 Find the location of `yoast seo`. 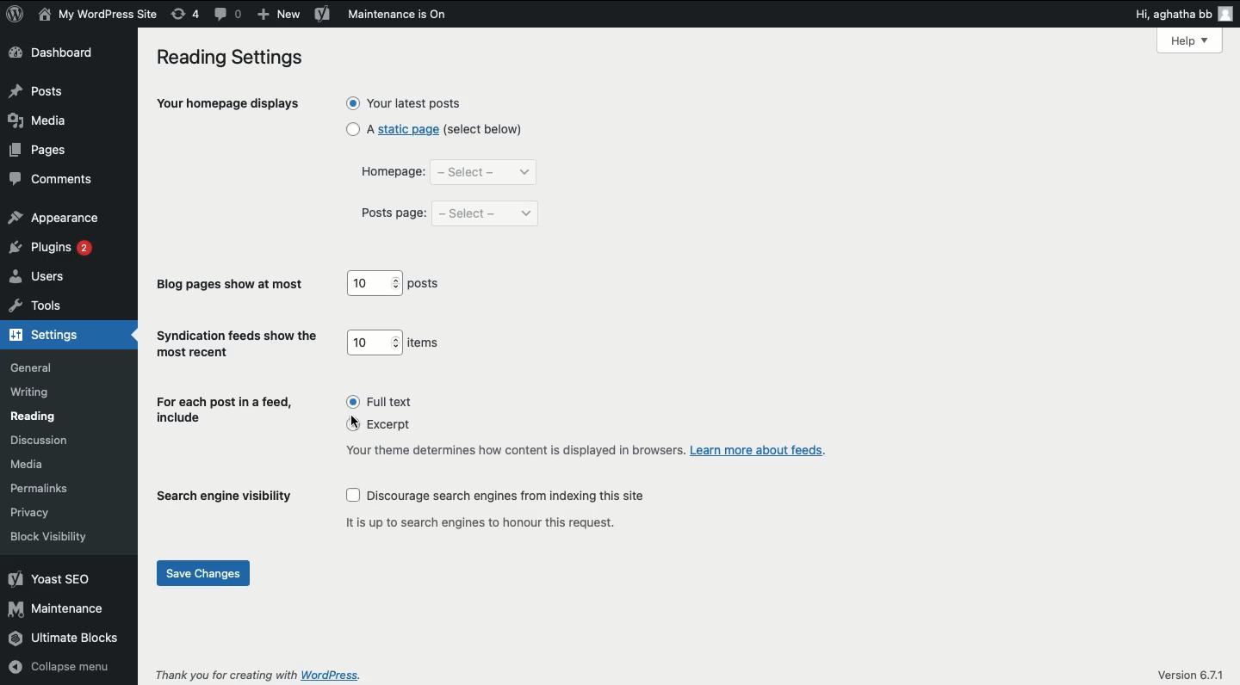

yoast seo is located at coordinates (322, 14).